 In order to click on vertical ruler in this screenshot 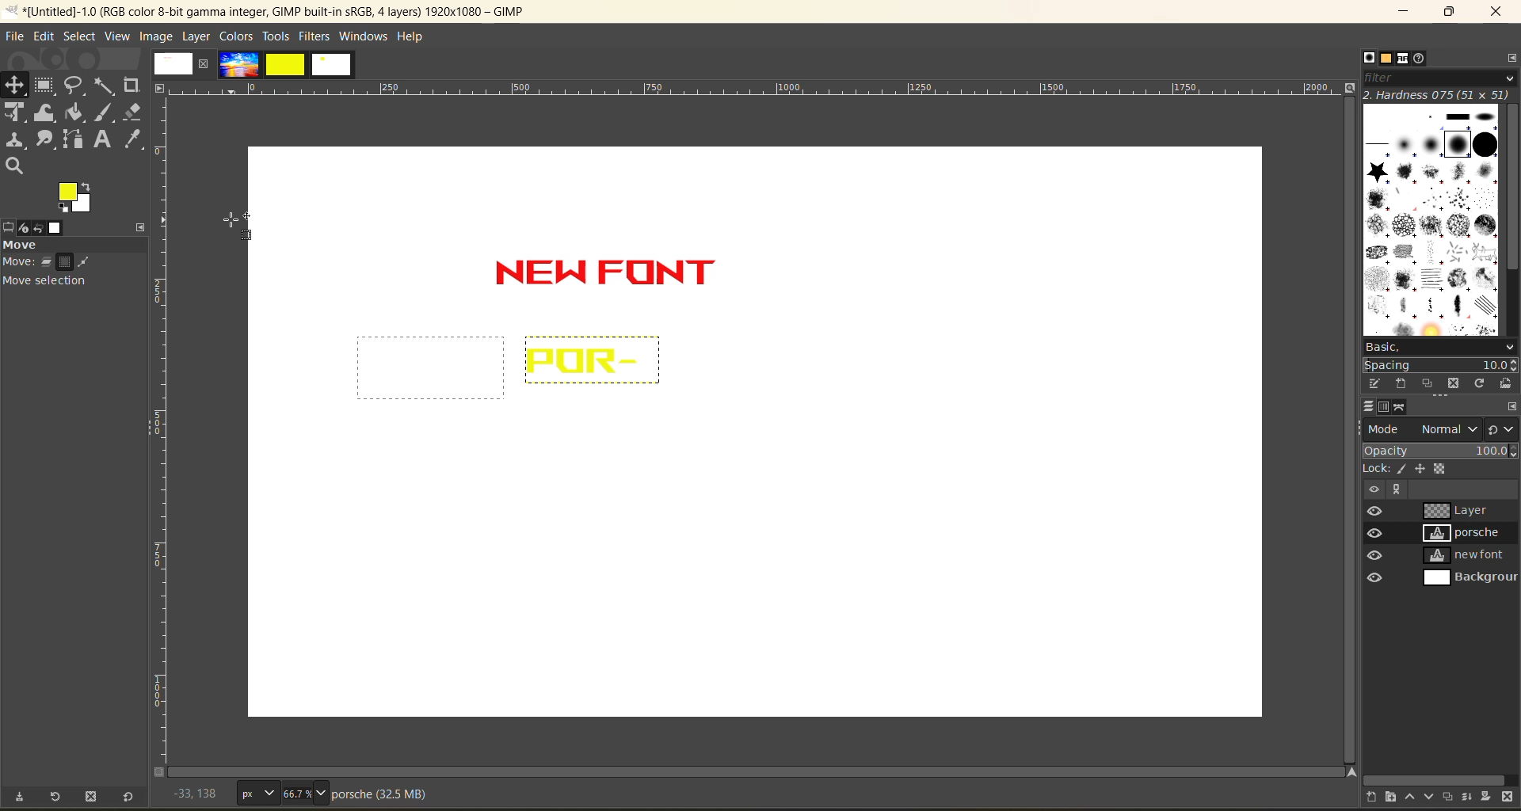, I will do `click(160, 429)`.